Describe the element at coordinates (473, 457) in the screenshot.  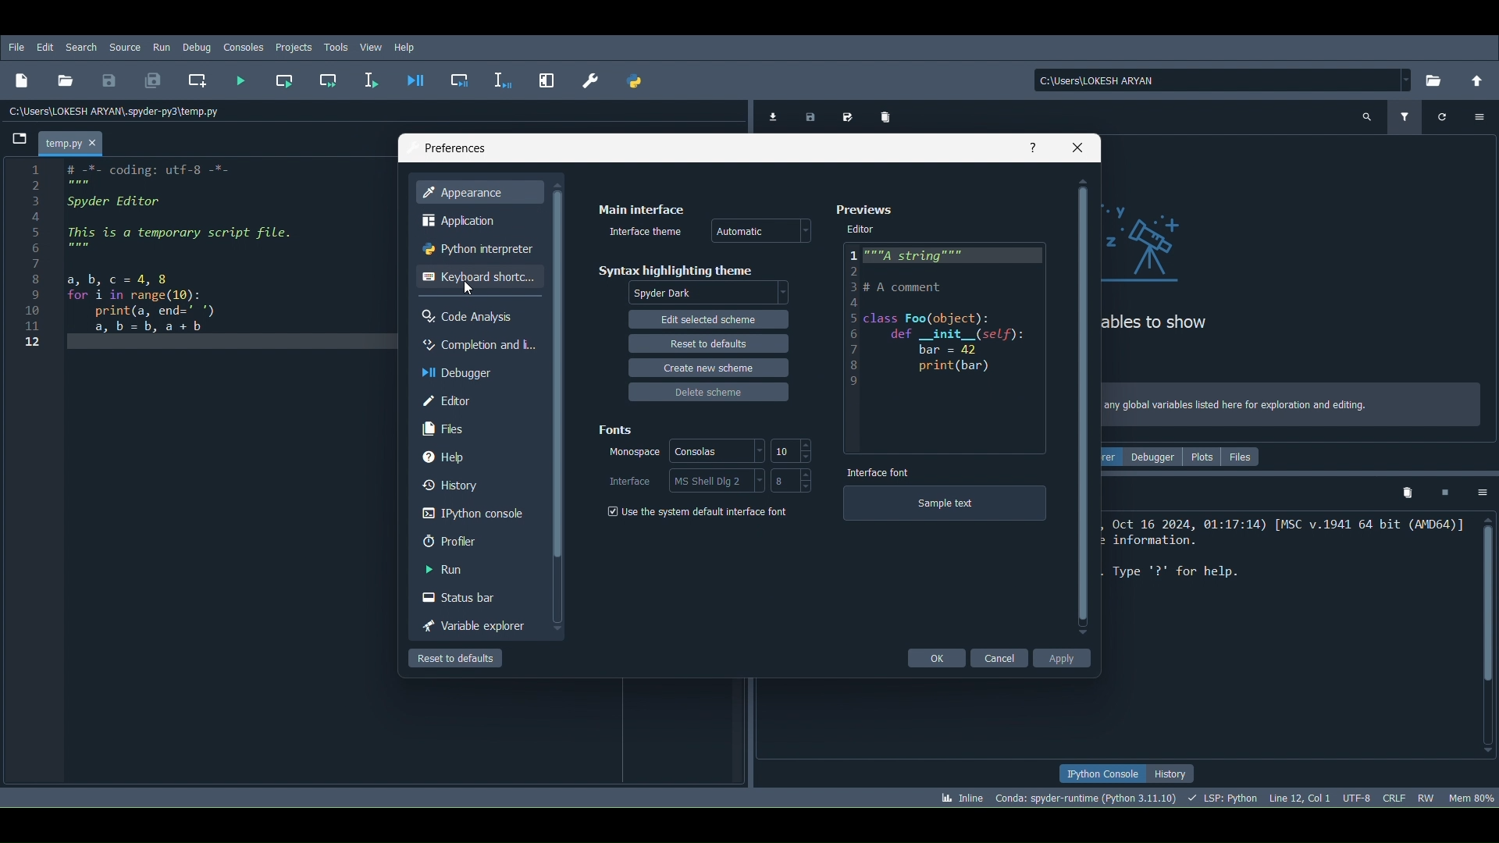
I see `Help` at that location.